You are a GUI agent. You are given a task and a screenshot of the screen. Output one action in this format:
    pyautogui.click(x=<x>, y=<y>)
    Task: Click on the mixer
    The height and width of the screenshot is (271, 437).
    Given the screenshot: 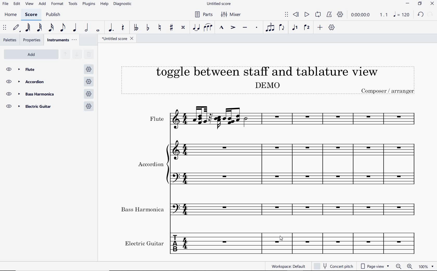 What is the action you would take?
    pyautogui.click(x=232, y=15)
    